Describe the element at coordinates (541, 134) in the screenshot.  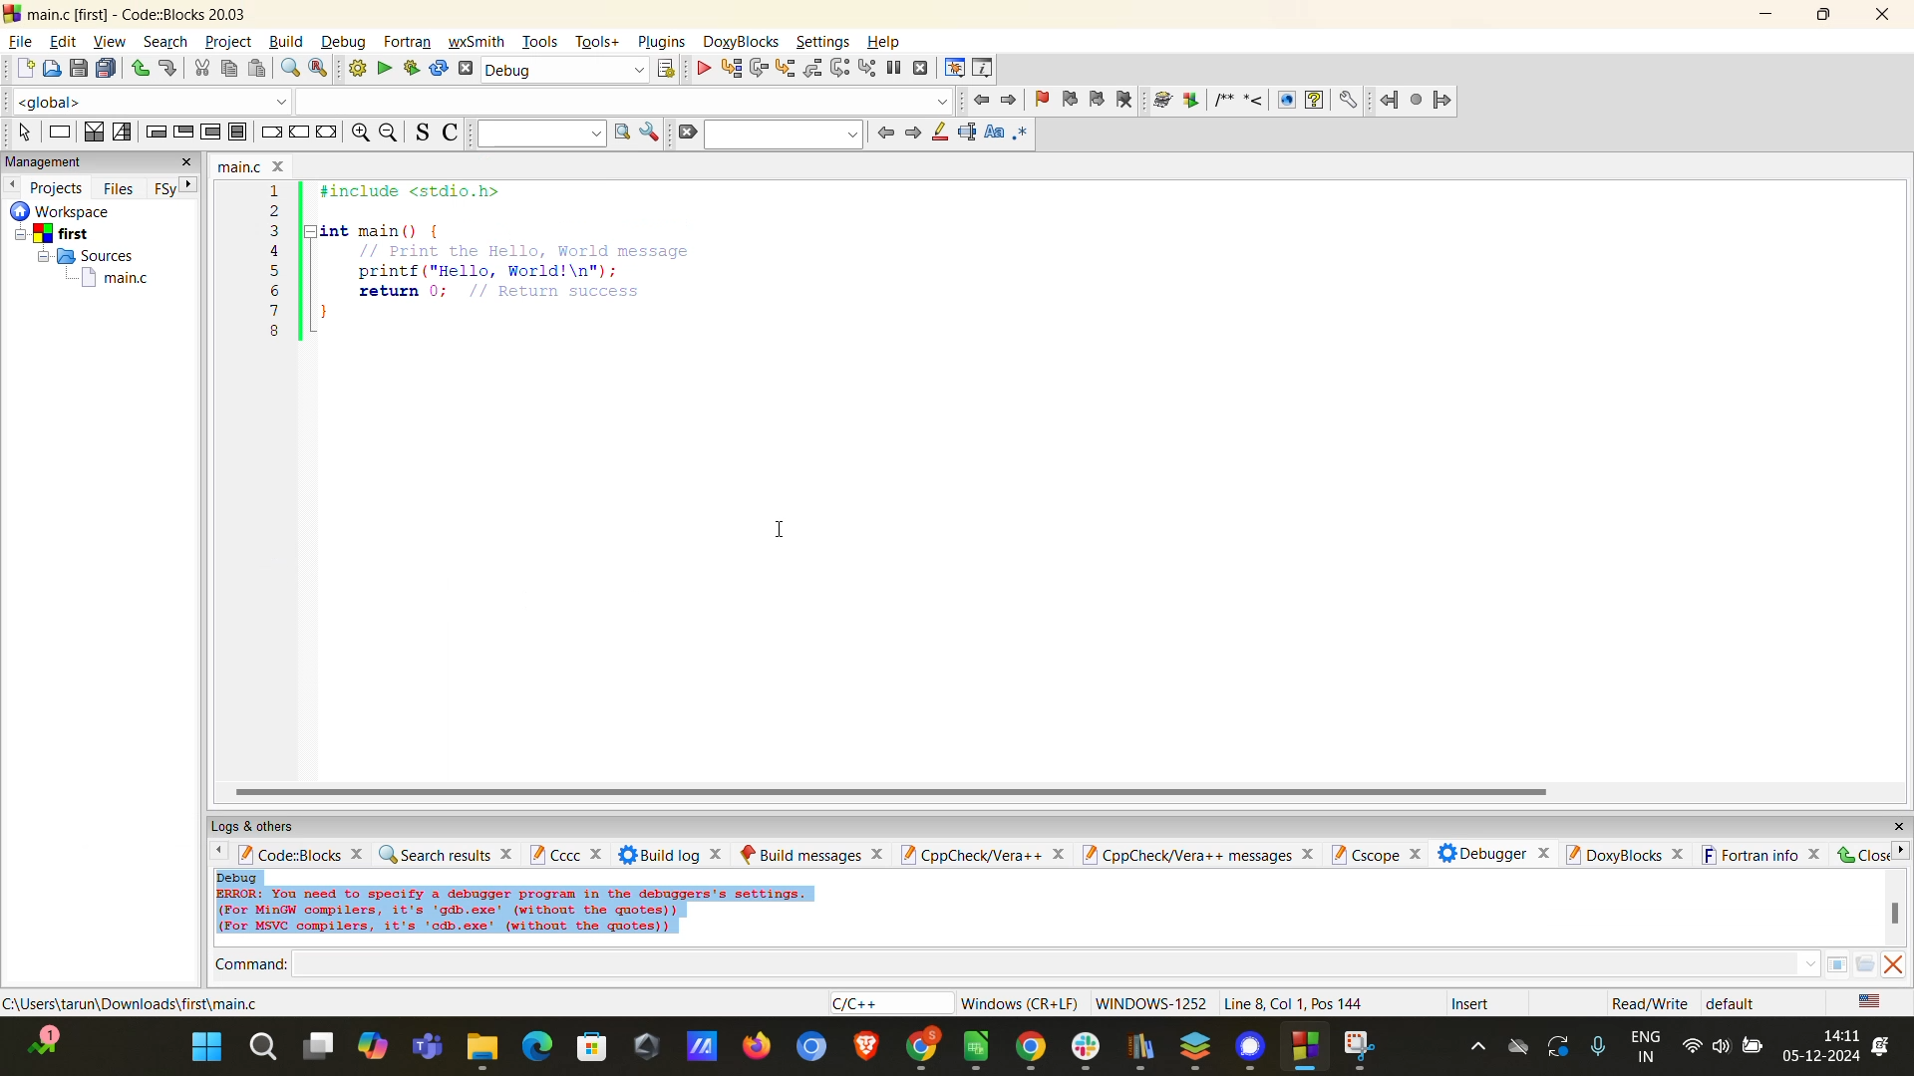
I see `text to search` at that location.